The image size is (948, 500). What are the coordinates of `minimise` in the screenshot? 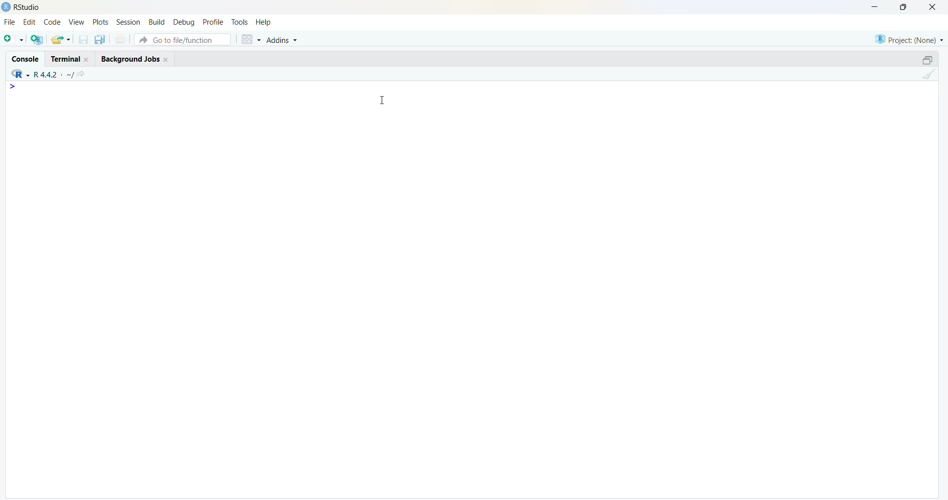 It's located at (875, 6).